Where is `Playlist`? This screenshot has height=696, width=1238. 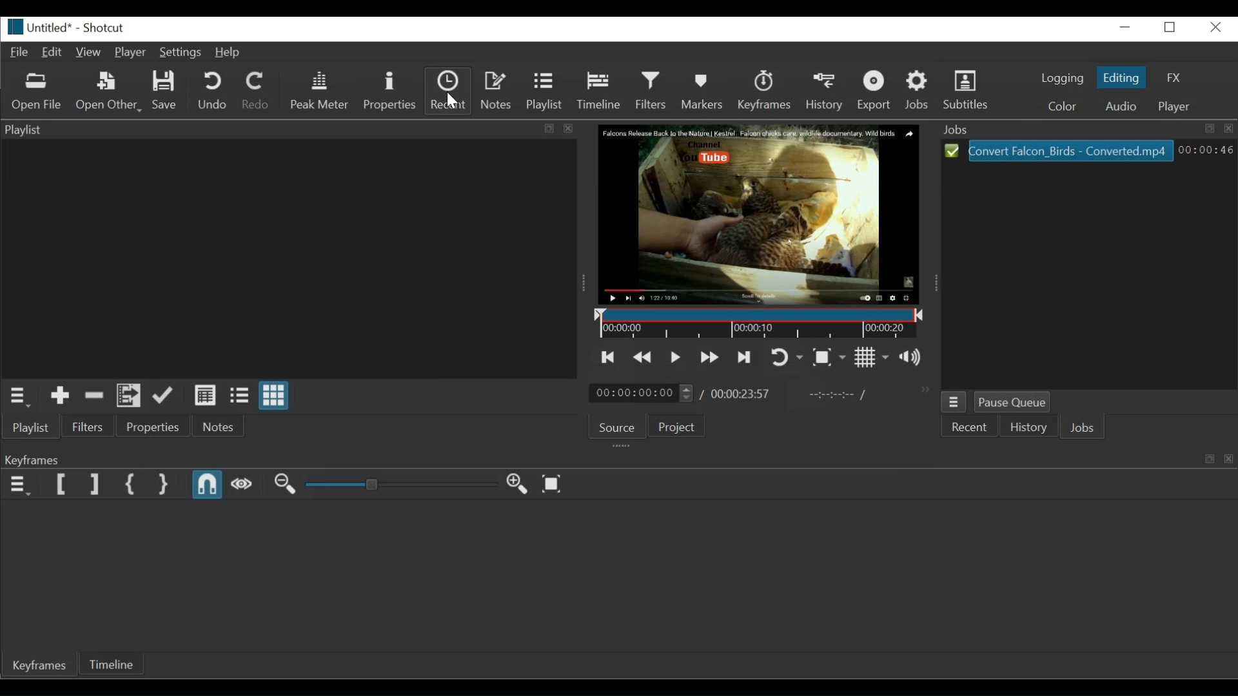
Playlist is located at coordinates (32, 428).